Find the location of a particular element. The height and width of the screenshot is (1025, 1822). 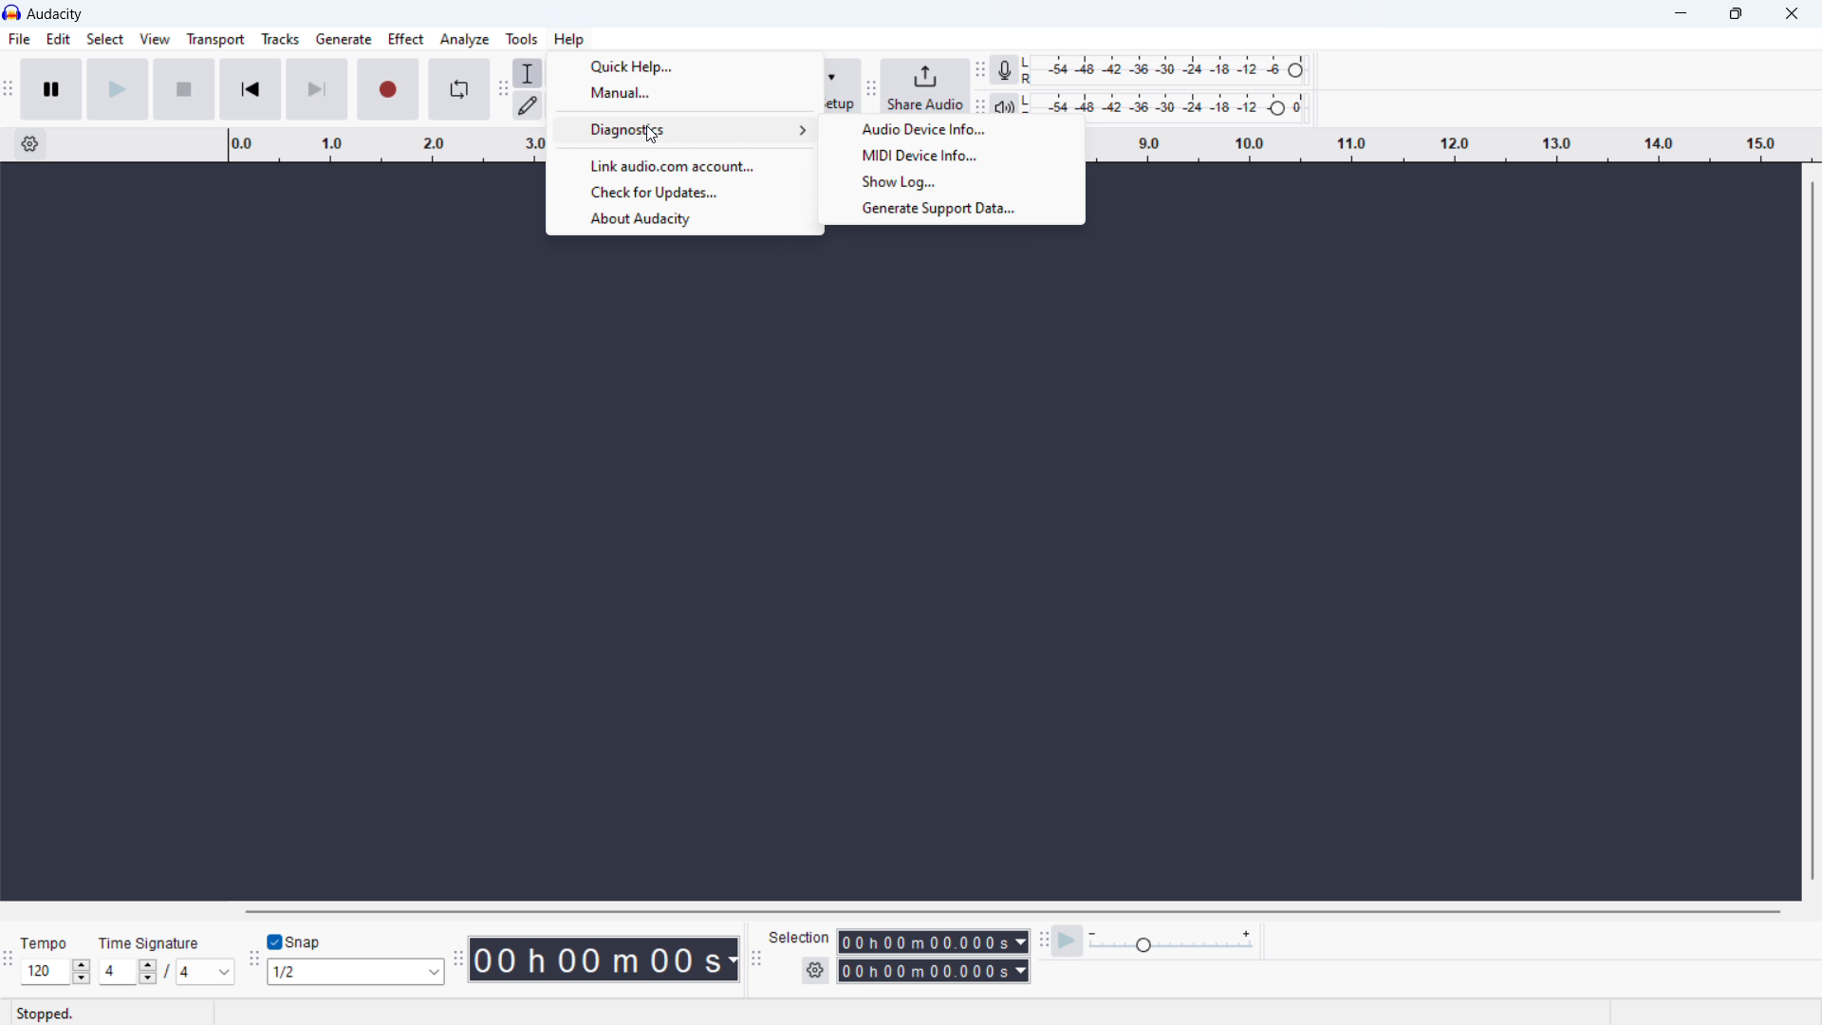

transort toolbar is located at coordinates (9, 89).